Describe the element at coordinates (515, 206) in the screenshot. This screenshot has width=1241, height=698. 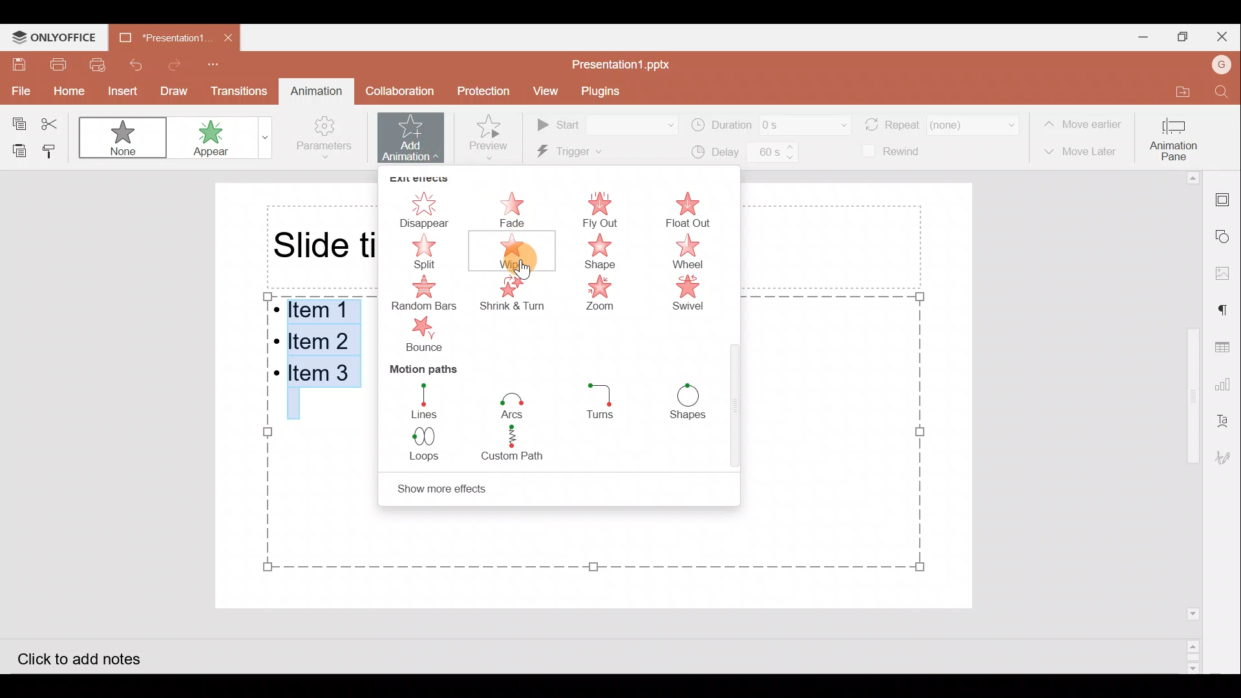
I see `Fade` at that location.